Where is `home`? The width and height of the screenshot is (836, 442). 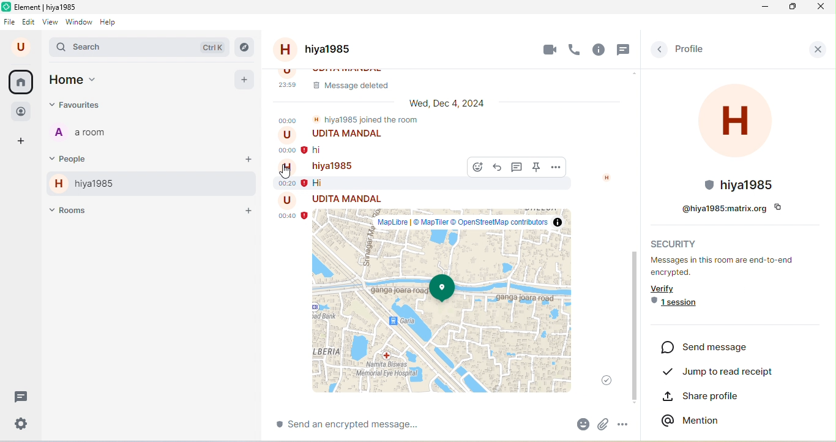
home is located at coordinates (75, 80).